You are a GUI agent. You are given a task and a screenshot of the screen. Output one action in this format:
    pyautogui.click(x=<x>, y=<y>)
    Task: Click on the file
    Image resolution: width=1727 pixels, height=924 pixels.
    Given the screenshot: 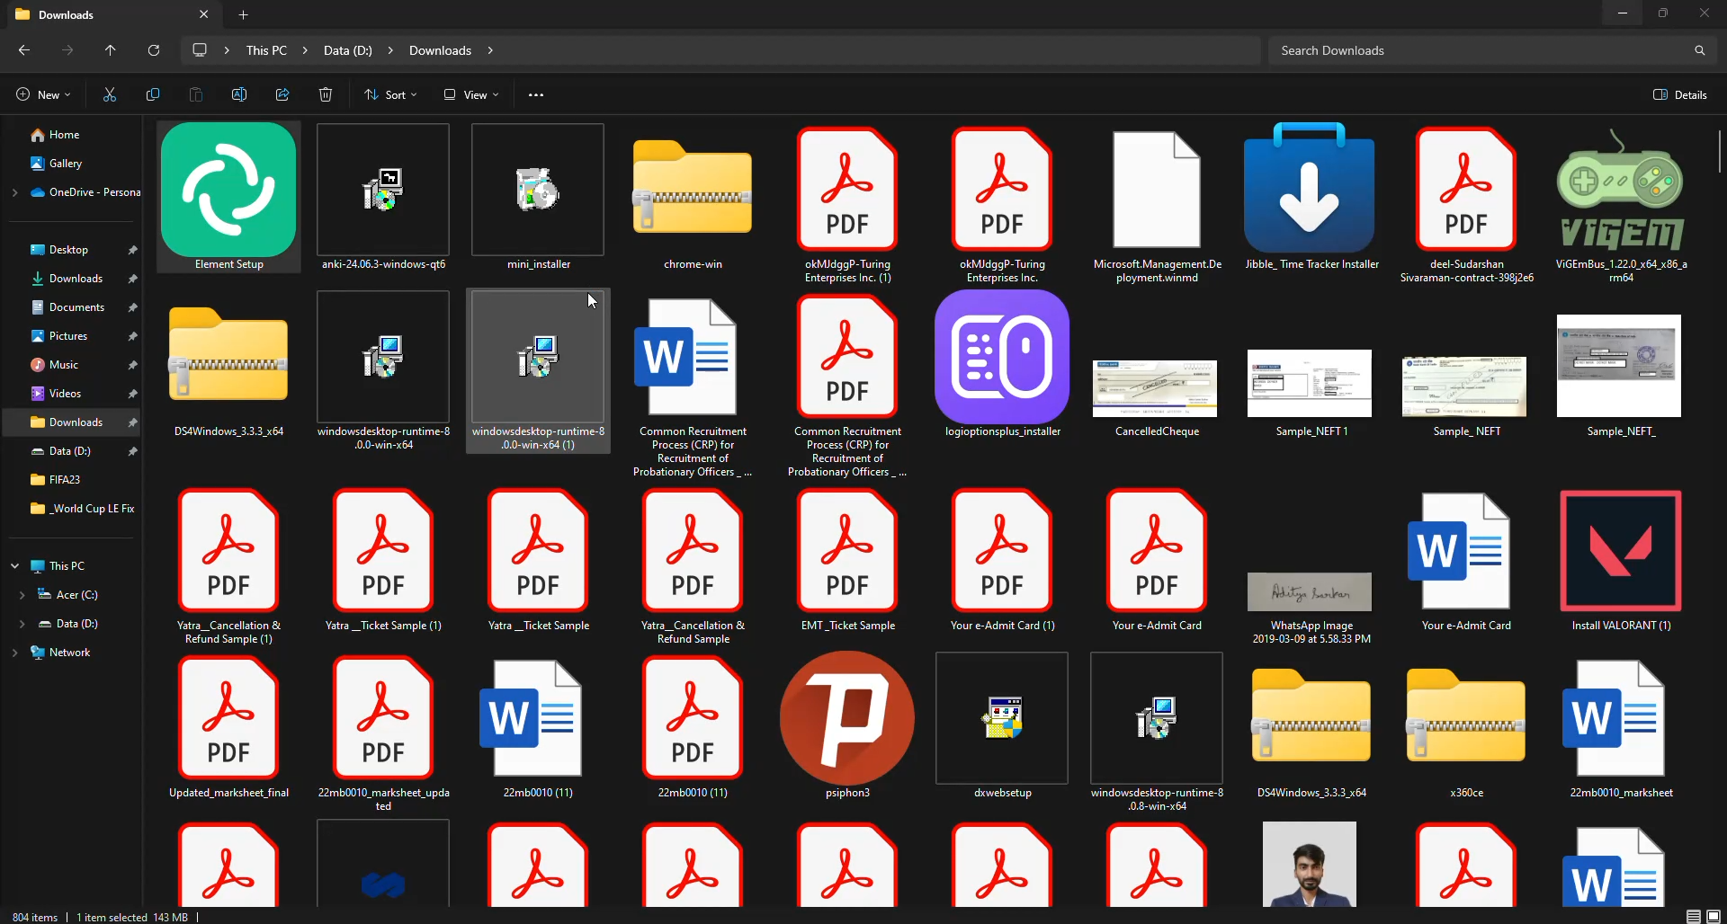 What is the action you would take?
    pyautogui.click(x=235, y=733)
    